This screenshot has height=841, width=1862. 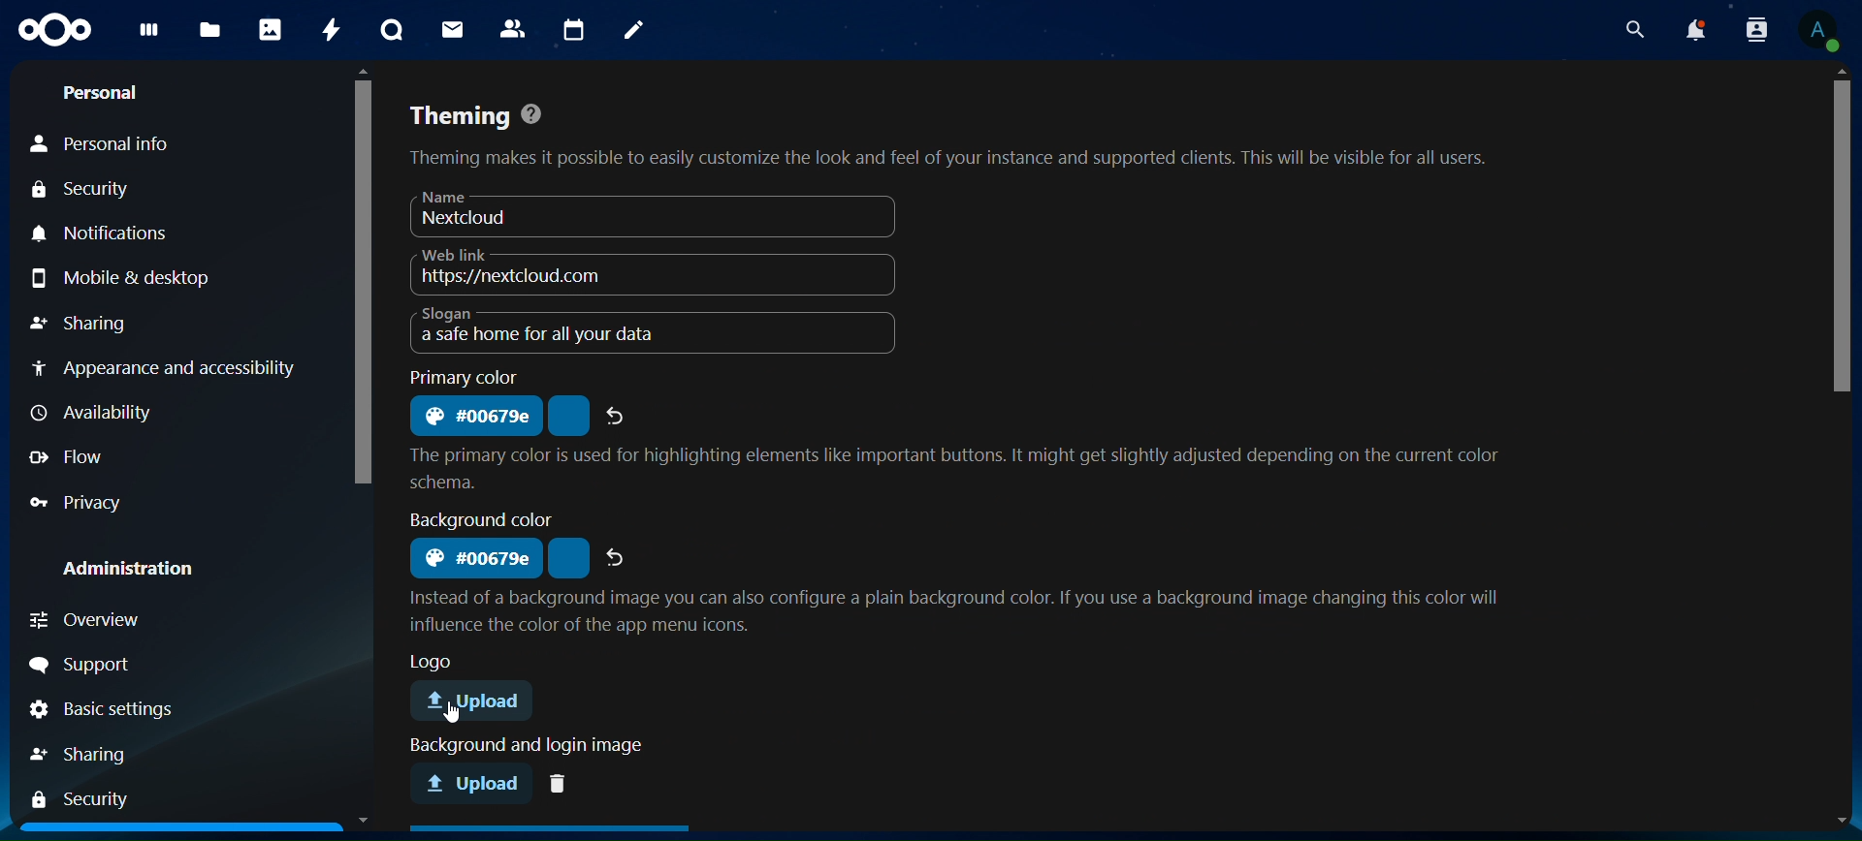 What do you see at coordinates (88, 458) in the screenshot?
I see `flow` at bounding box center [88, 458].